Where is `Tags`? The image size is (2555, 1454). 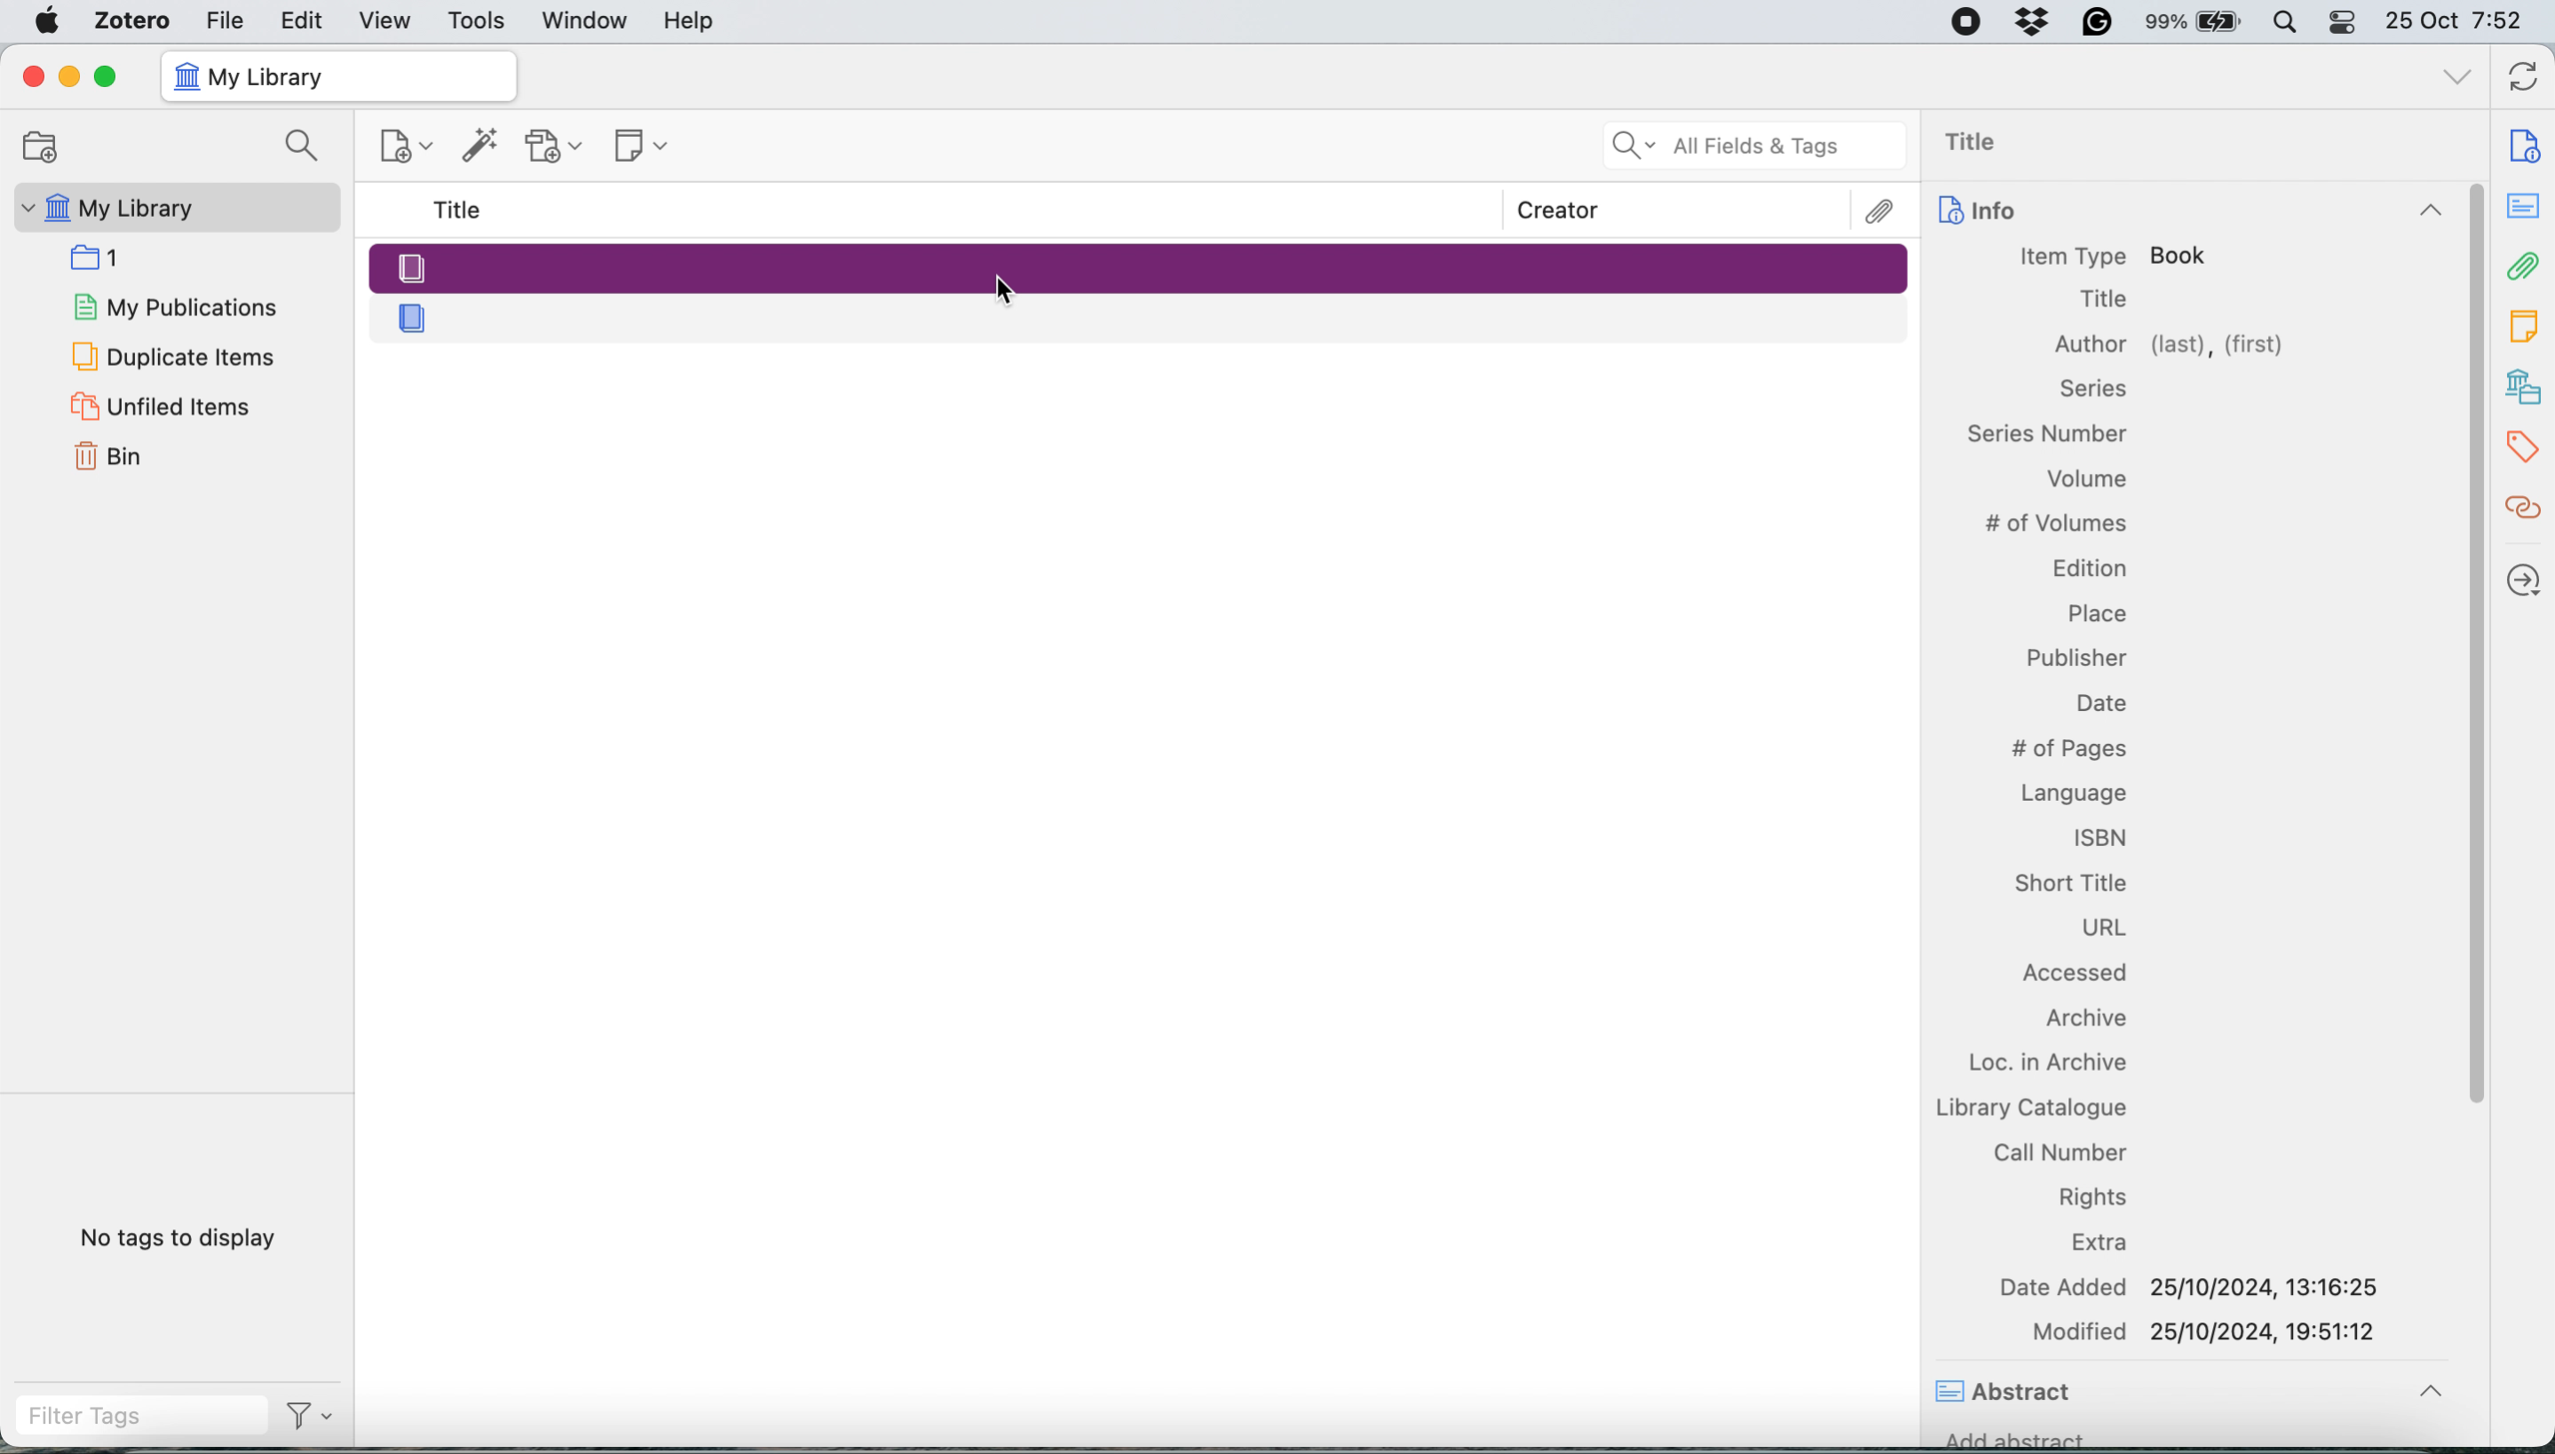 Tags is located at coordinates (2528, 447).